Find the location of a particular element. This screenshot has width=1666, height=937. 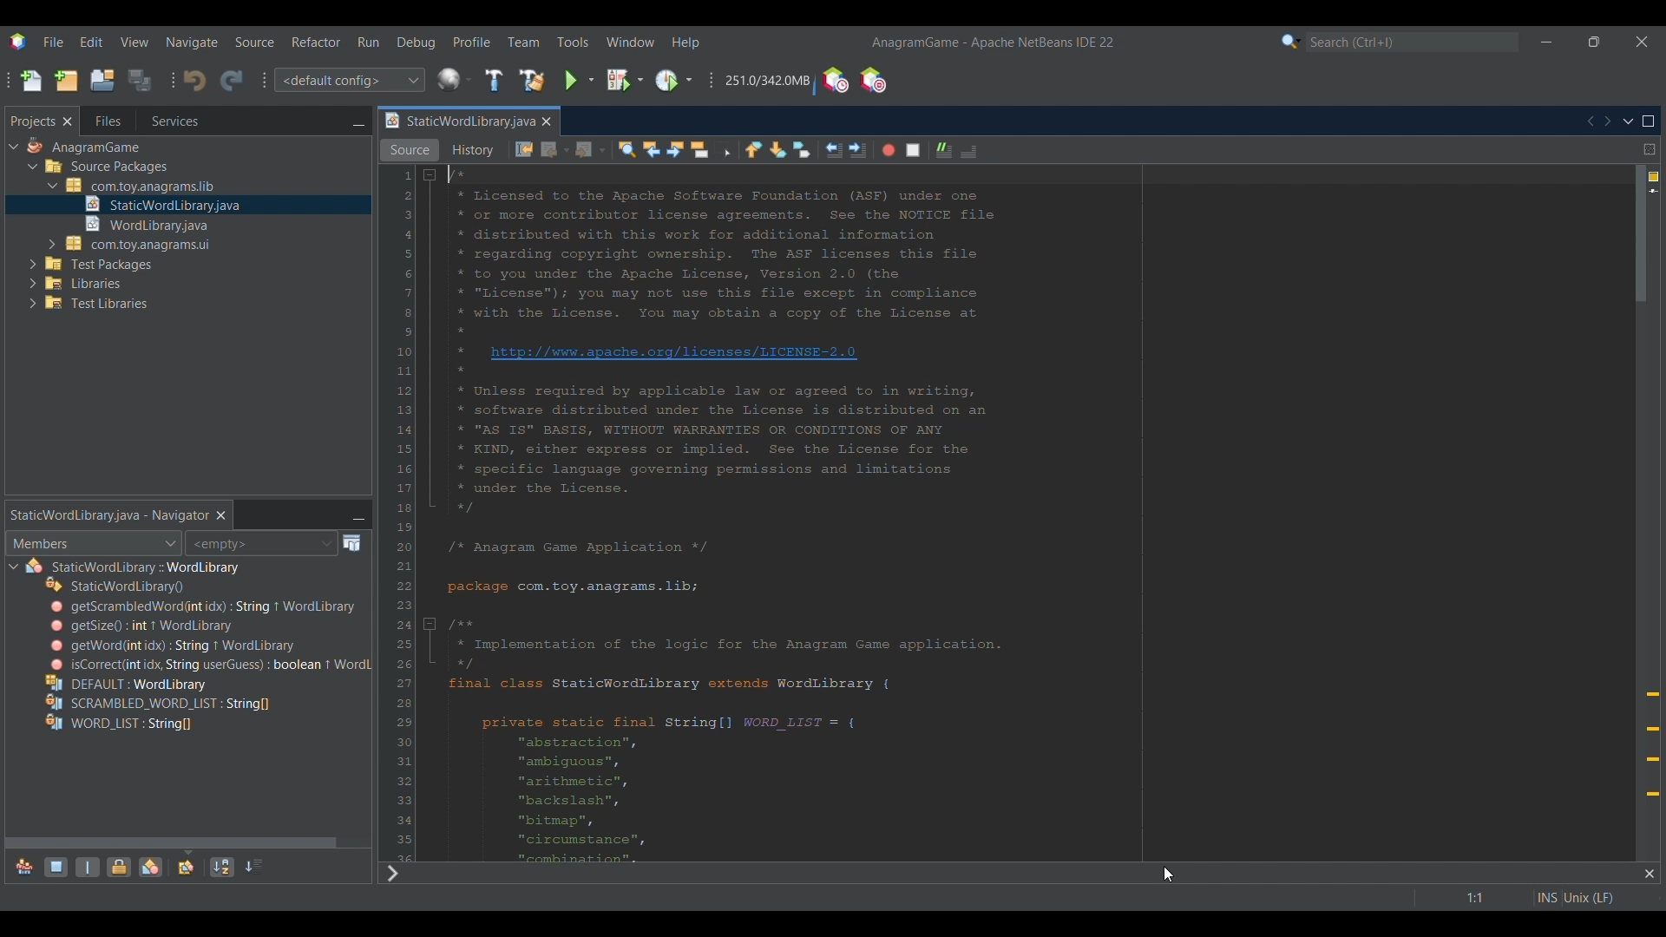

Pause I/O checks is located at coordinates (872, 80).